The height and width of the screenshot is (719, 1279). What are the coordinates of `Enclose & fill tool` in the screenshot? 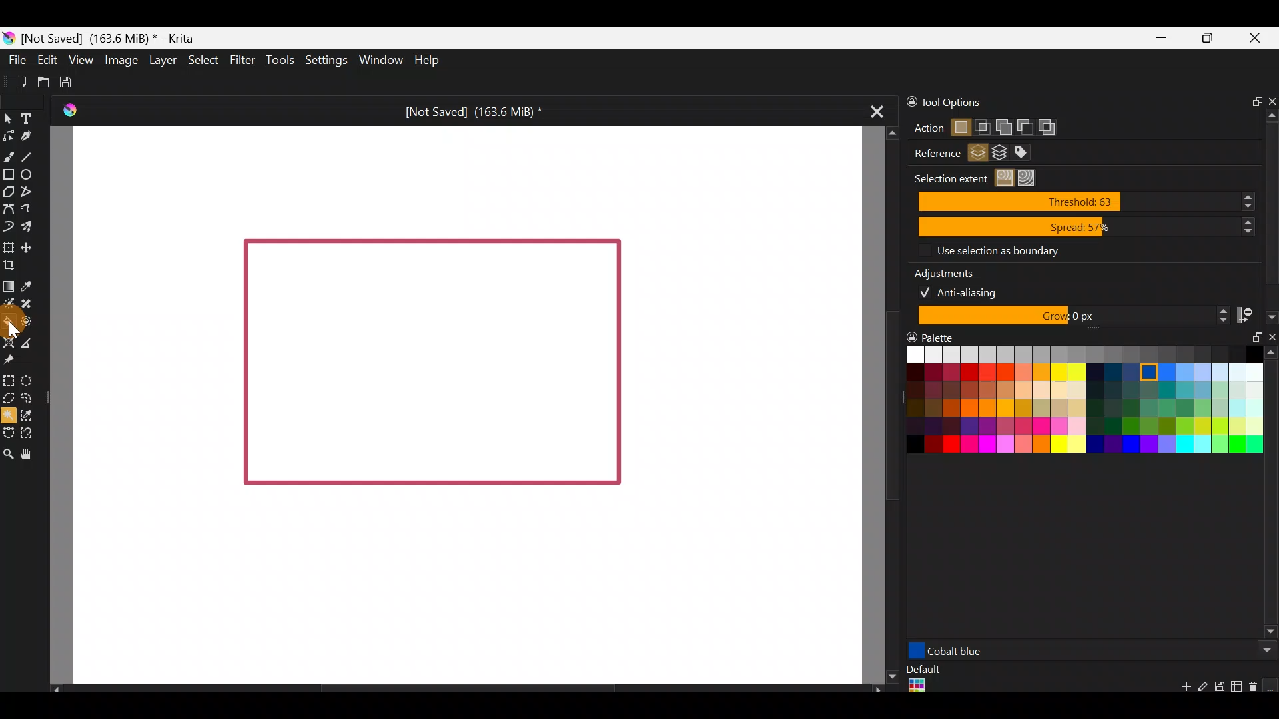 It's located at (32, 322).